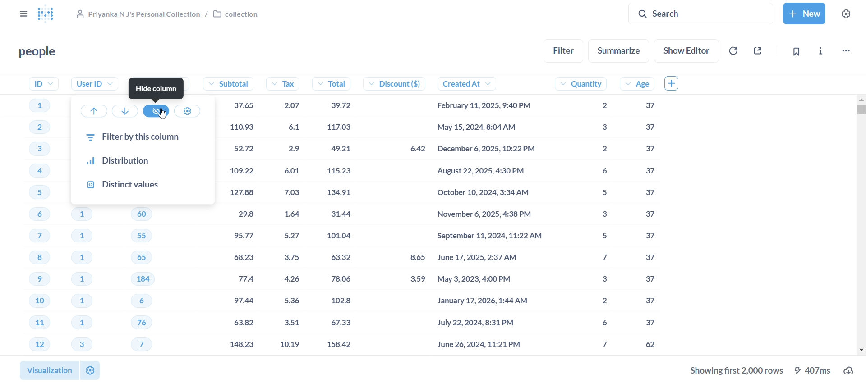  Describe the element at coordinates (642, 214) in the screenshot. I see `age` at that location.